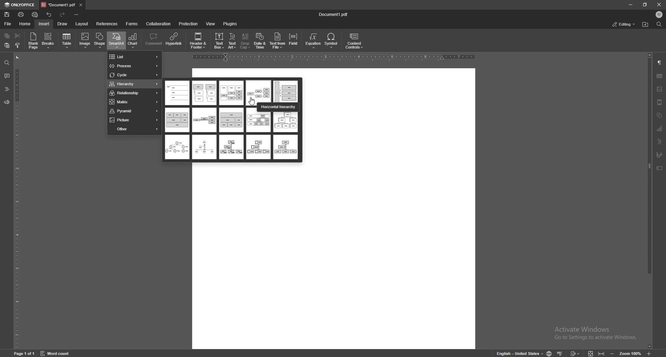 Image resolution: width=666 pixels, height=357 pixels. I want to click on hierarchy smart art, so click(231, 93).